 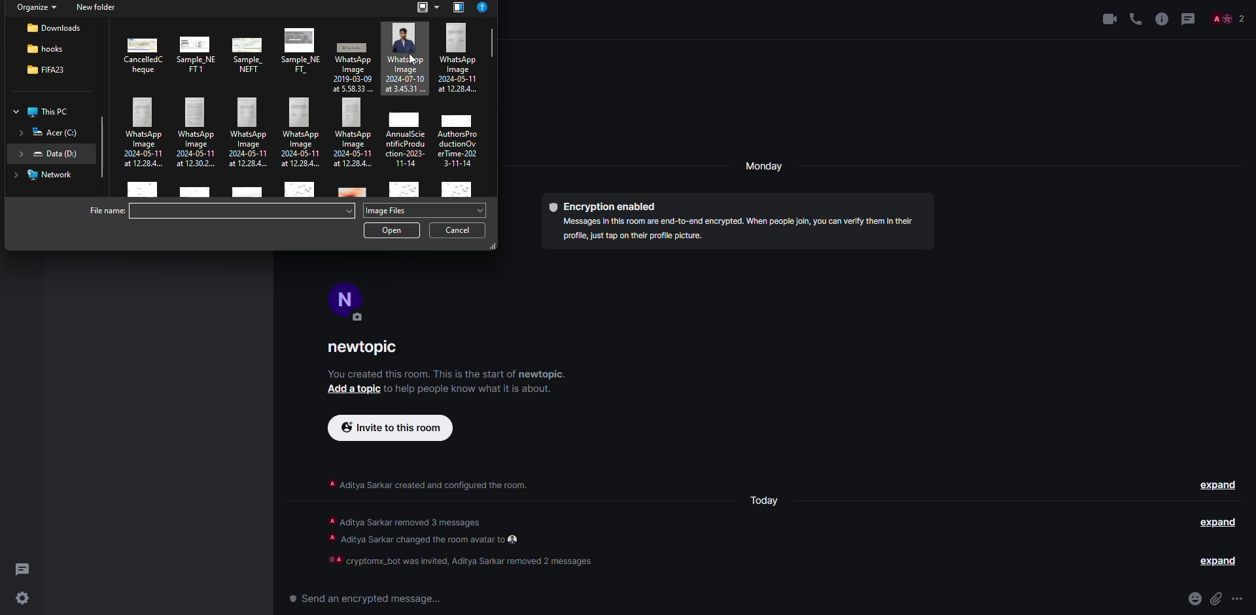 I want to click on cancel, so click(x=459, y=230).